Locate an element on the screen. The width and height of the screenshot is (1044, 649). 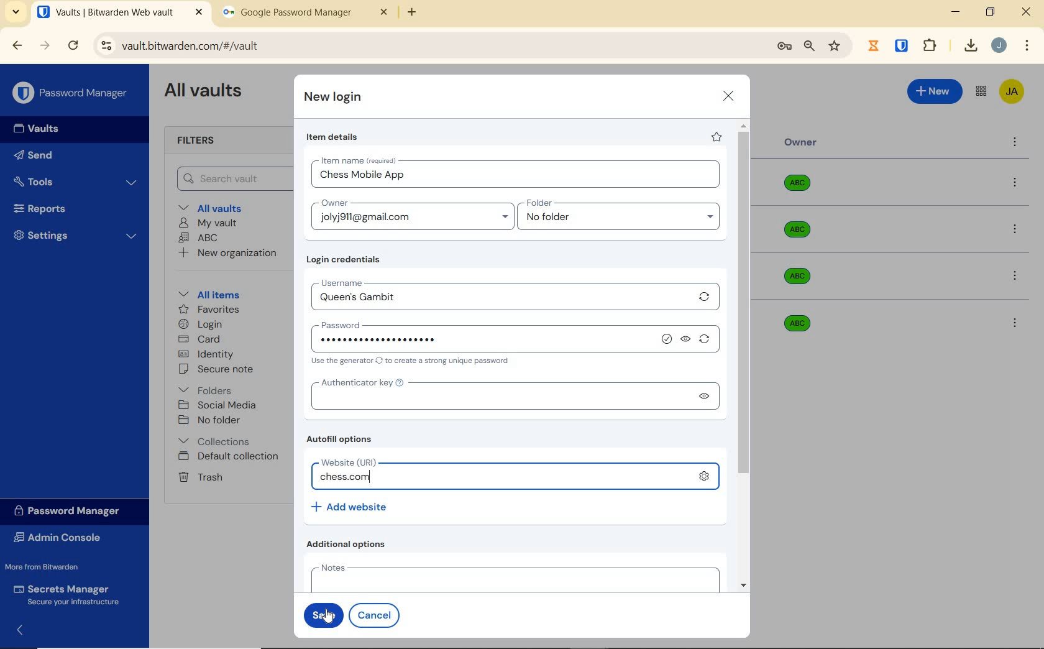
Tools is located at coordinates (75, 182).